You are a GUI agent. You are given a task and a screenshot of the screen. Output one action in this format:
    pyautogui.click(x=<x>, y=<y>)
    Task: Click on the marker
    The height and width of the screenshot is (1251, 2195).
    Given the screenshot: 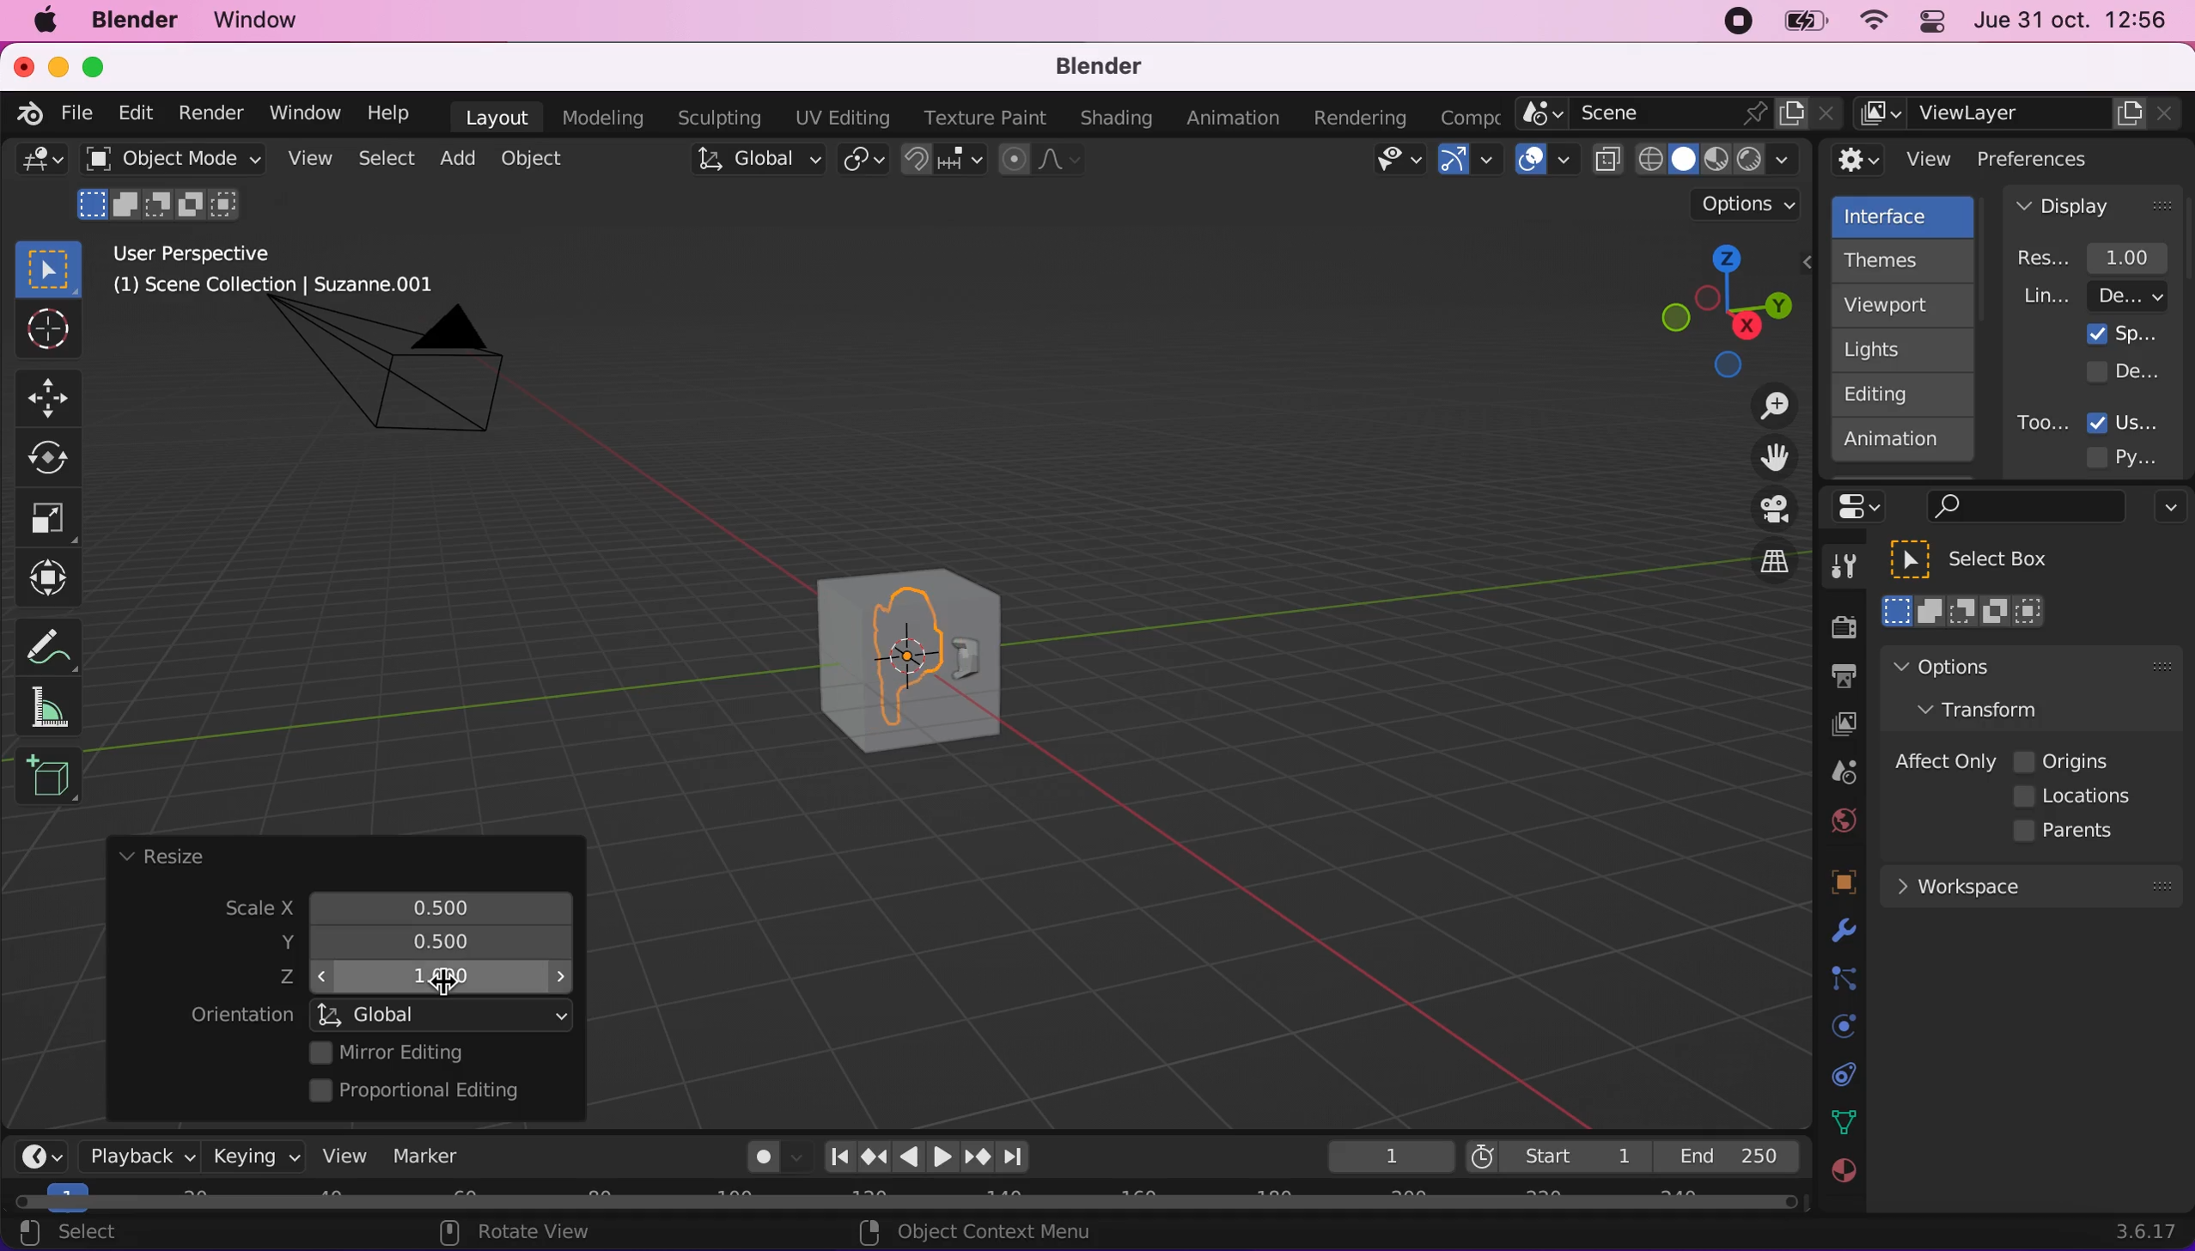 What is the action you would take?
    pyautogui.click(x=427, y=1156)
    